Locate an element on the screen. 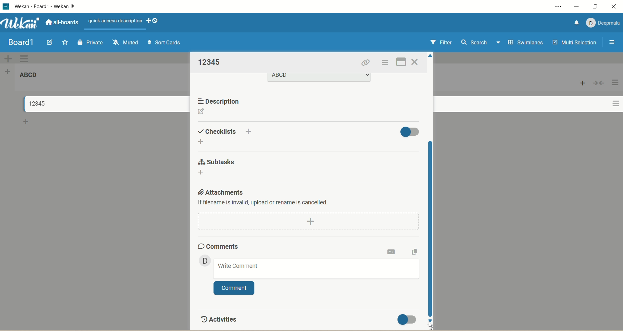 The width and height of the screenshot is (623, 331). attachments is located at coordinates (220, 191).